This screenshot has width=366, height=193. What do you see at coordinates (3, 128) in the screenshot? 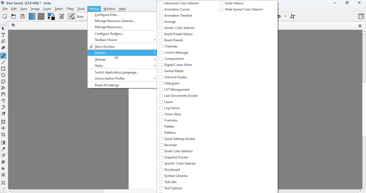
I see `move a layer` at bounding box center [3, 128].